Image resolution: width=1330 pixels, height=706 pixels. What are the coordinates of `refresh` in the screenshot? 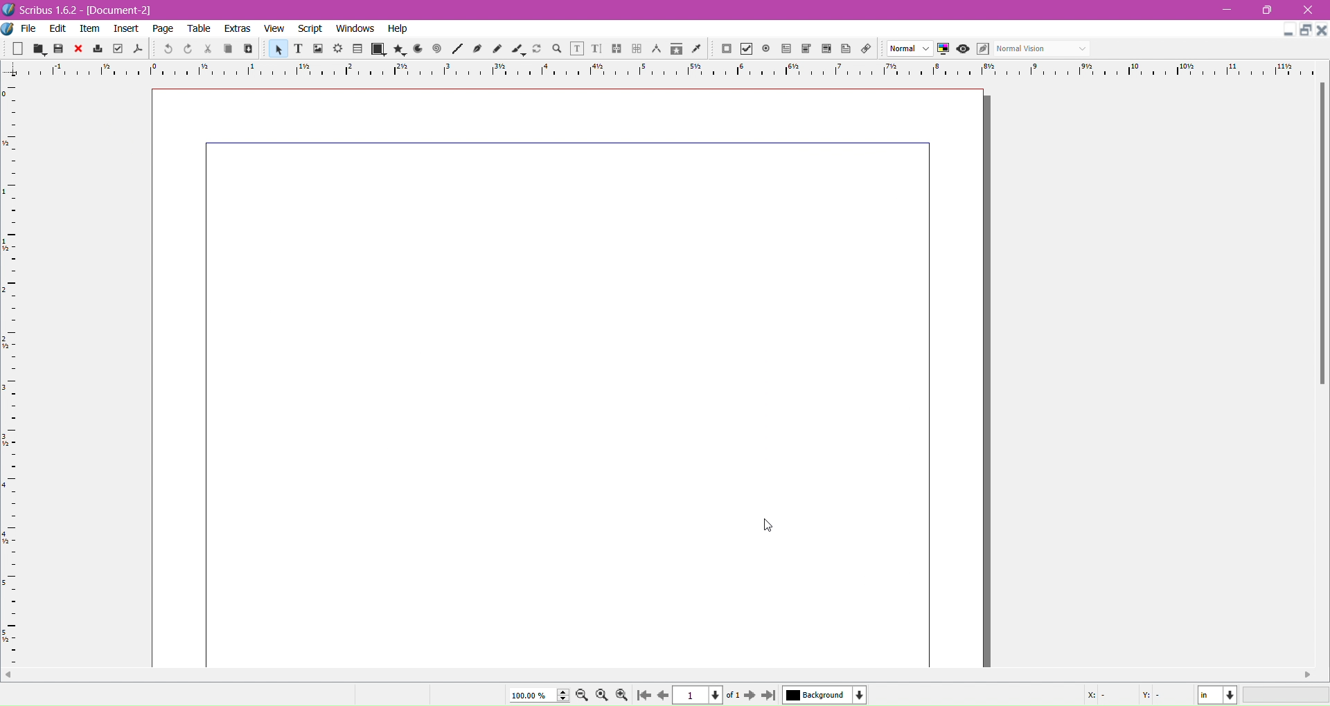 It's located at (537, 50).